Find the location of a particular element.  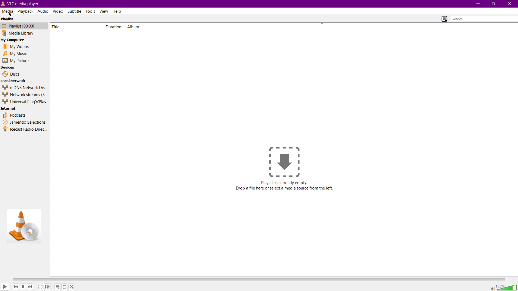

My Pictures is located at coordinates (16, 61).